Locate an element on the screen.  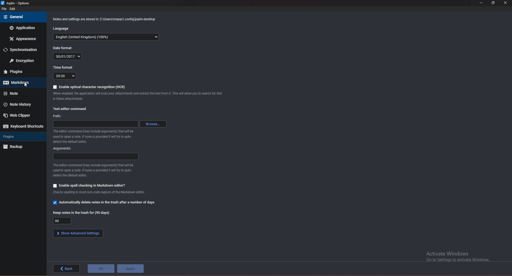
enable ocr is located at coordinates (89, 87).